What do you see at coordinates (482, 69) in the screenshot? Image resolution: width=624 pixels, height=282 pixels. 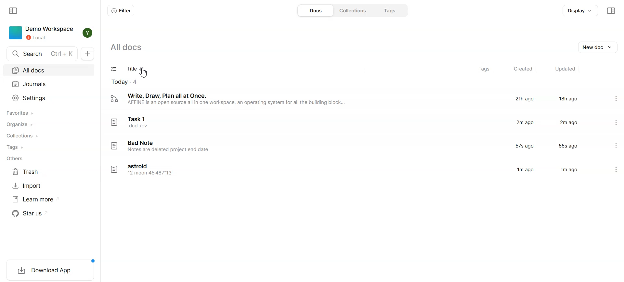 I see `Tags` at bounding box center [482, 69].